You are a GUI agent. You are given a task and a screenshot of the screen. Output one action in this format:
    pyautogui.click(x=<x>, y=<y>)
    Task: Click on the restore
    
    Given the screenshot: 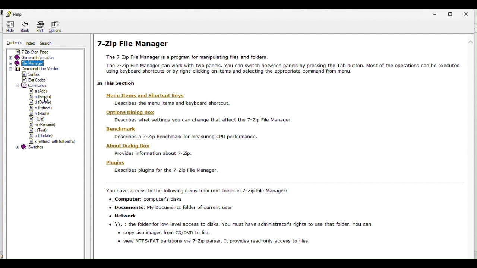 What is the action you would take?
    pyautogui.click(x=453, y=13)
    